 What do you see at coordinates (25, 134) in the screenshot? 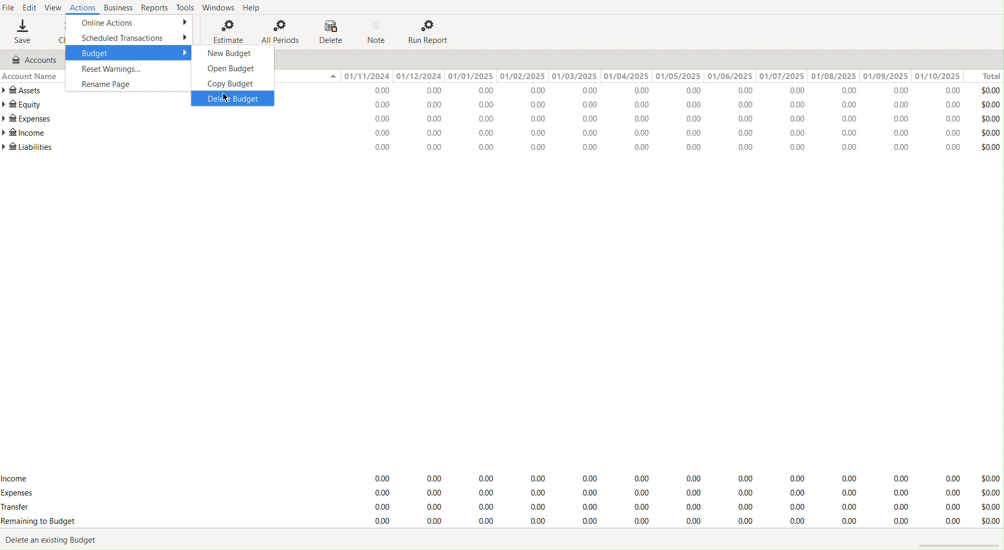
I see `Income` at bounding box center [25, 134].